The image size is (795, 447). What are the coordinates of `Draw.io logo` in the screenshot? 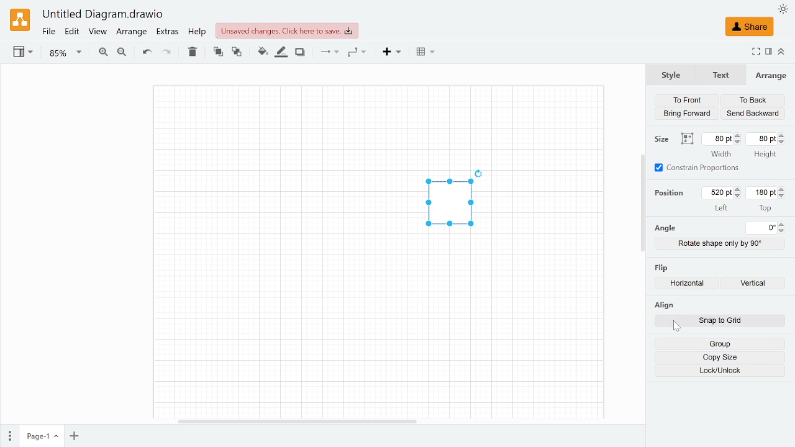 It's located at (21, 19).